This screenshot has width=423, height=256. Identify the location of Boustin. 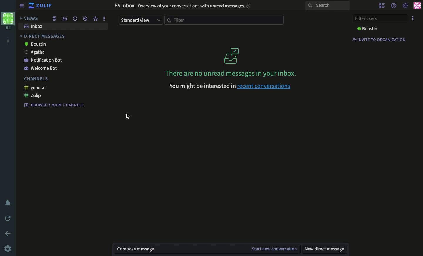
(36, 44).